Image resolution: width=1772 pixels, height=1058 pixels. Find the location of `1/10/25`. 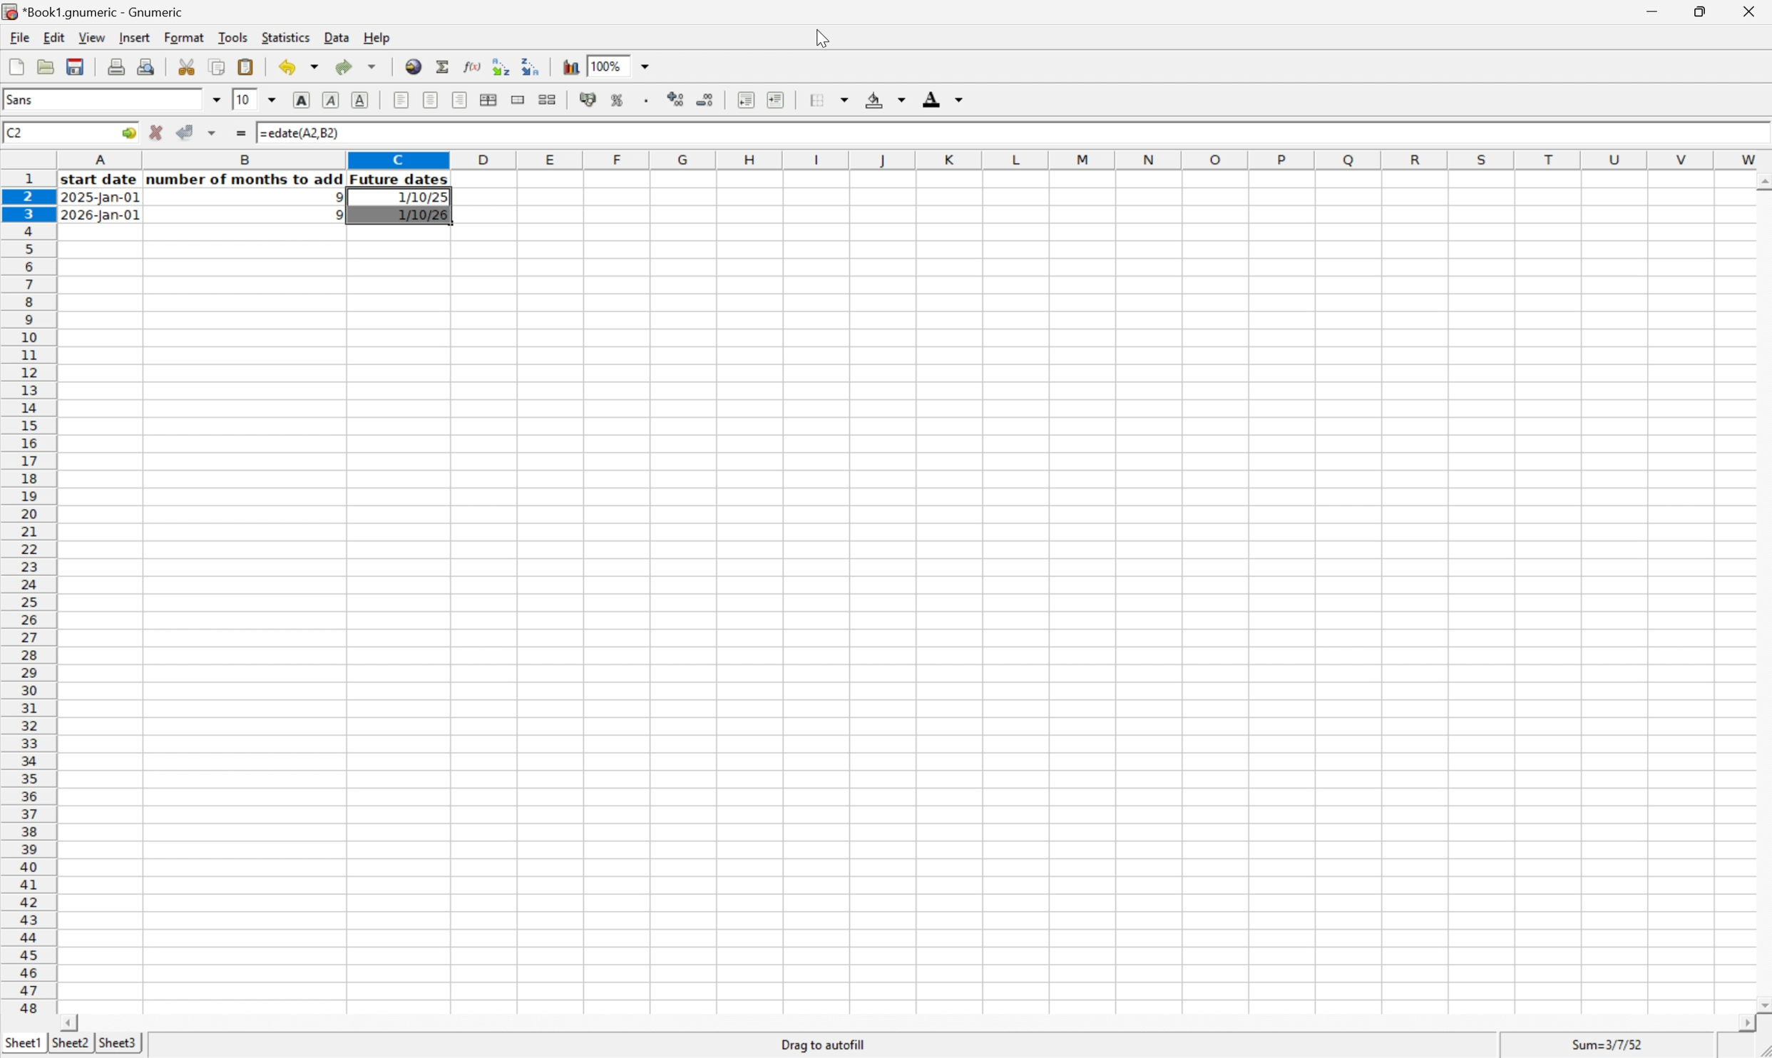

1/10/25 is located at coordinates (419, 197).